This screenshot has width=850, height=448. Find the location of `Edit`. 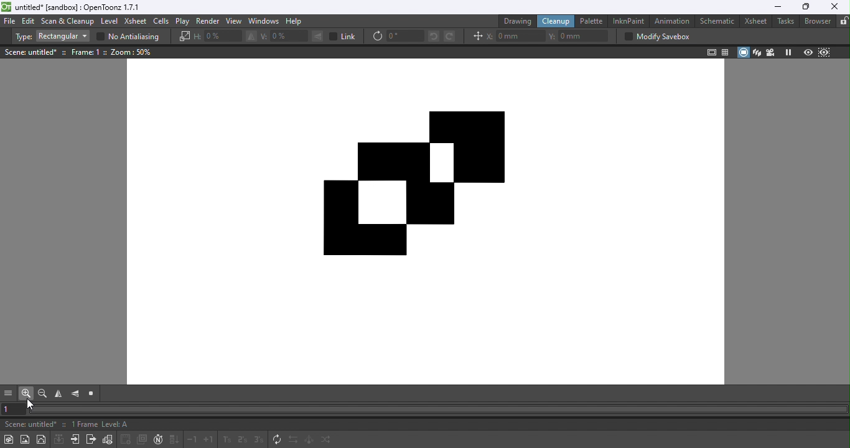

Edit is located at coordinates (29, 22).